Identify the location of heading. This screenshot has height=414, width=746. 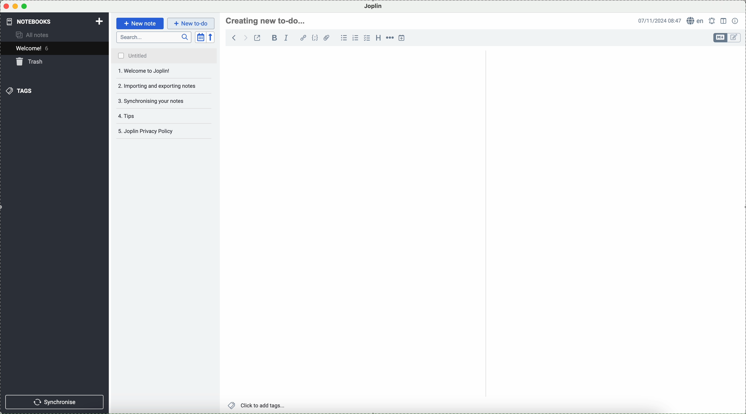
(378, 37).